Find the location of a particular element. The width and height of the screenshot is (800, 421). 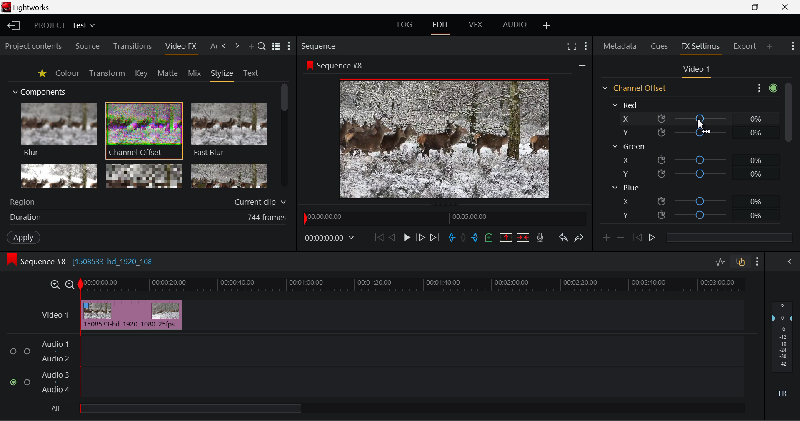

Colour is located at coordinates (67, 73).